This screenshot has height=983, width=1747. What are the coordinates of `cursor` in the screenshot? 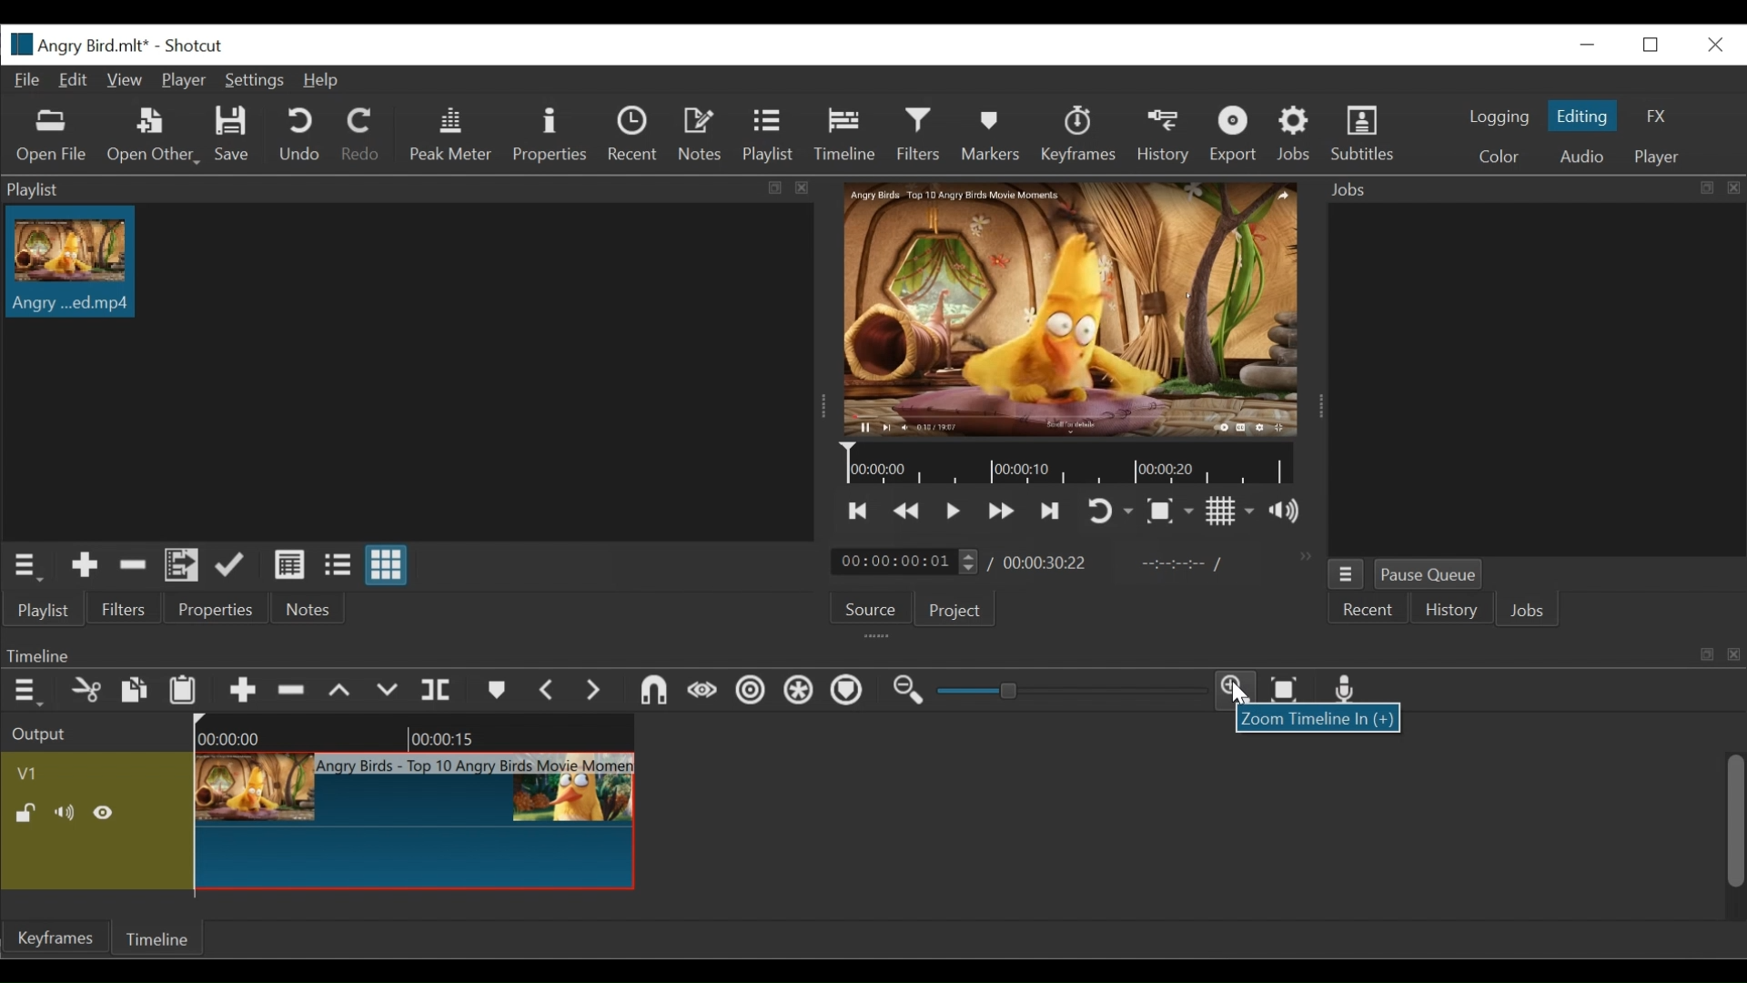 It's located at (1247, 699).